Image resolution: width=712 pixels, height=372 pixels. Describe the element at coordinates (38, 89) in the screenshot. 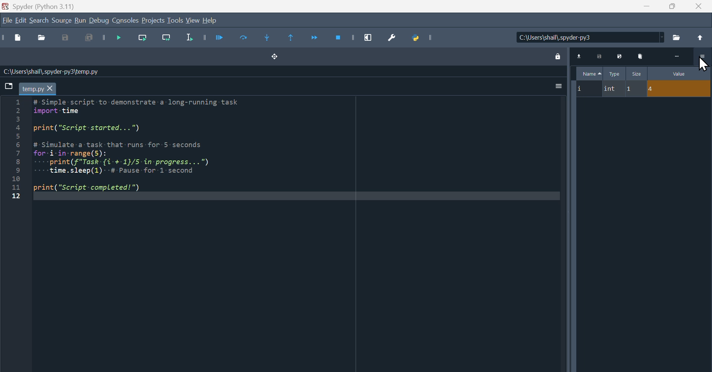

I see `tab` at that location.